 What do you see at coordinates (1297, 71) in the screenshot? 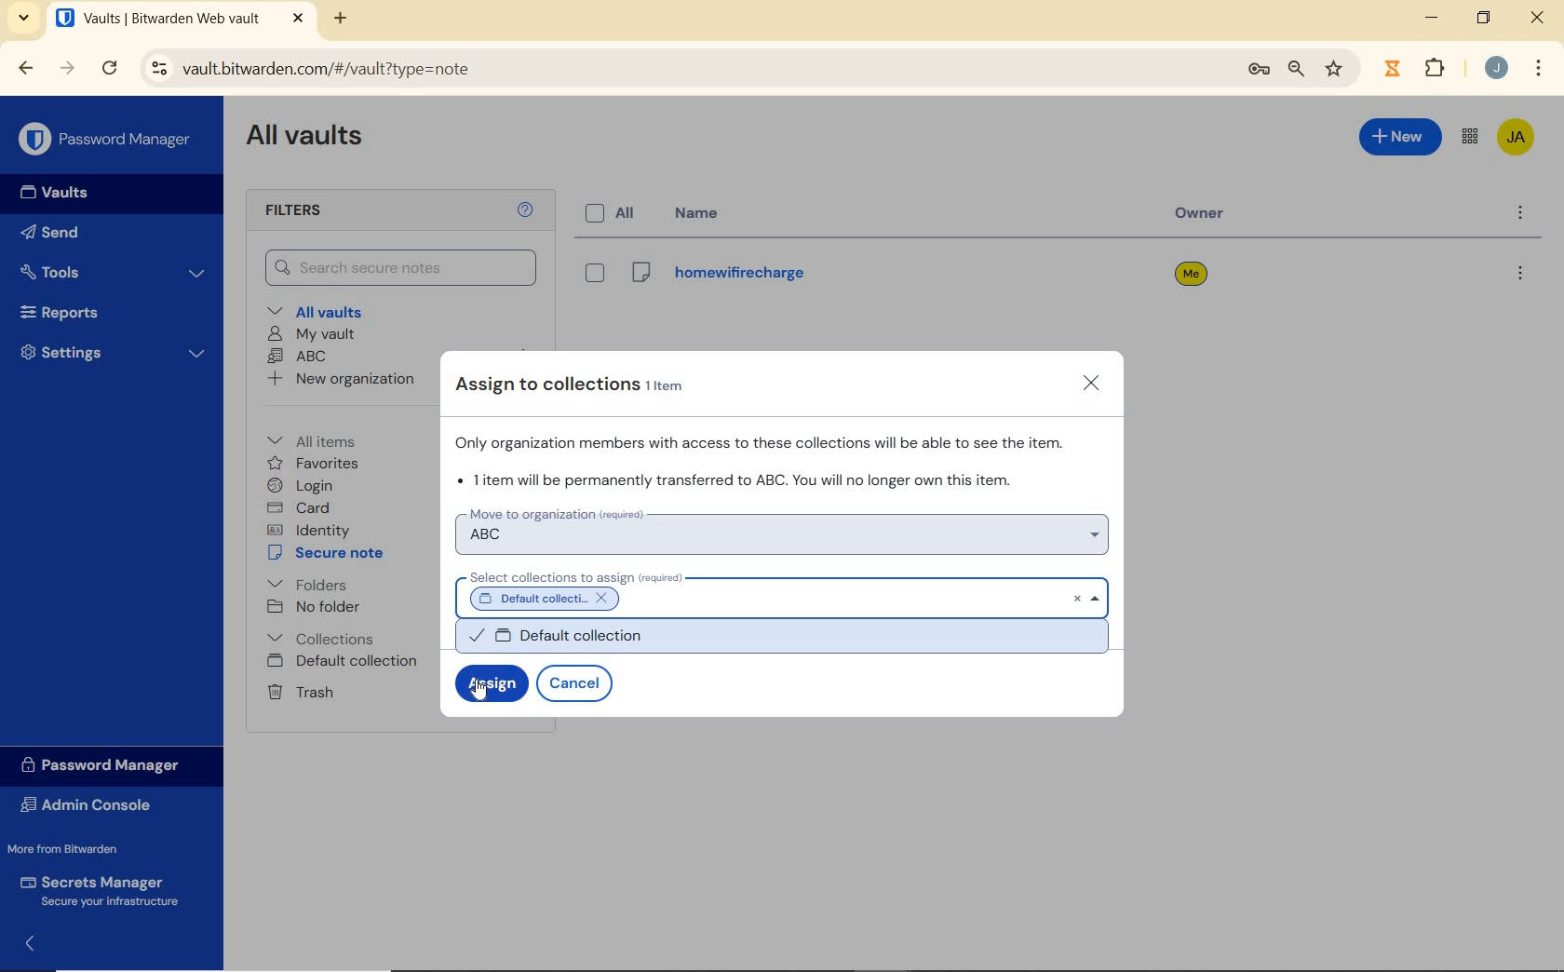
I see `zoom` at bounding box center [1297, 71].